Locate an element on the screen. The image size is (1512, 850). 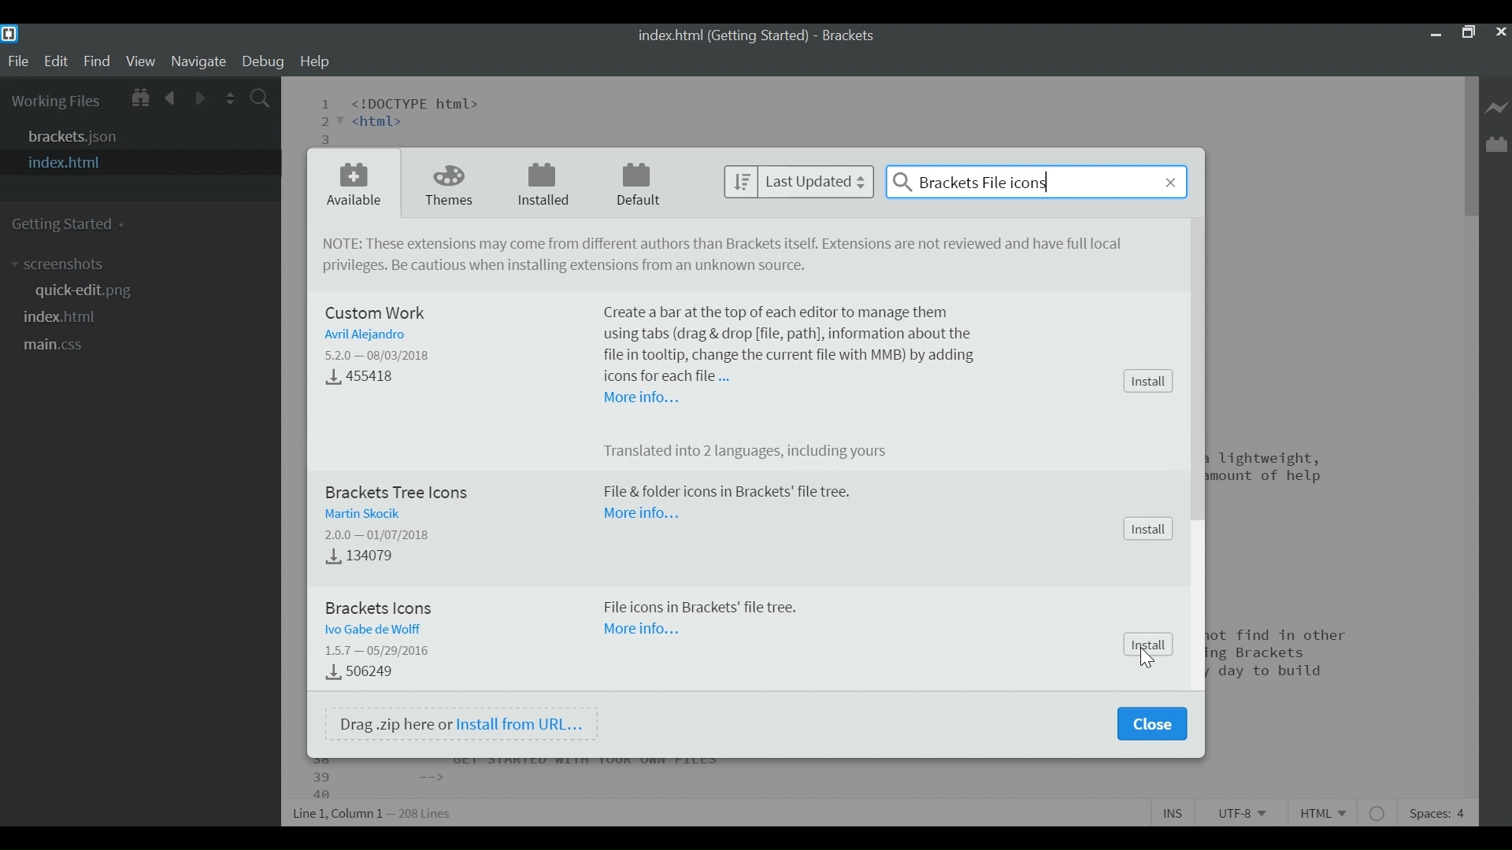
Split the Editor Vertically or Horizontally is located at coordinates (232, 97).